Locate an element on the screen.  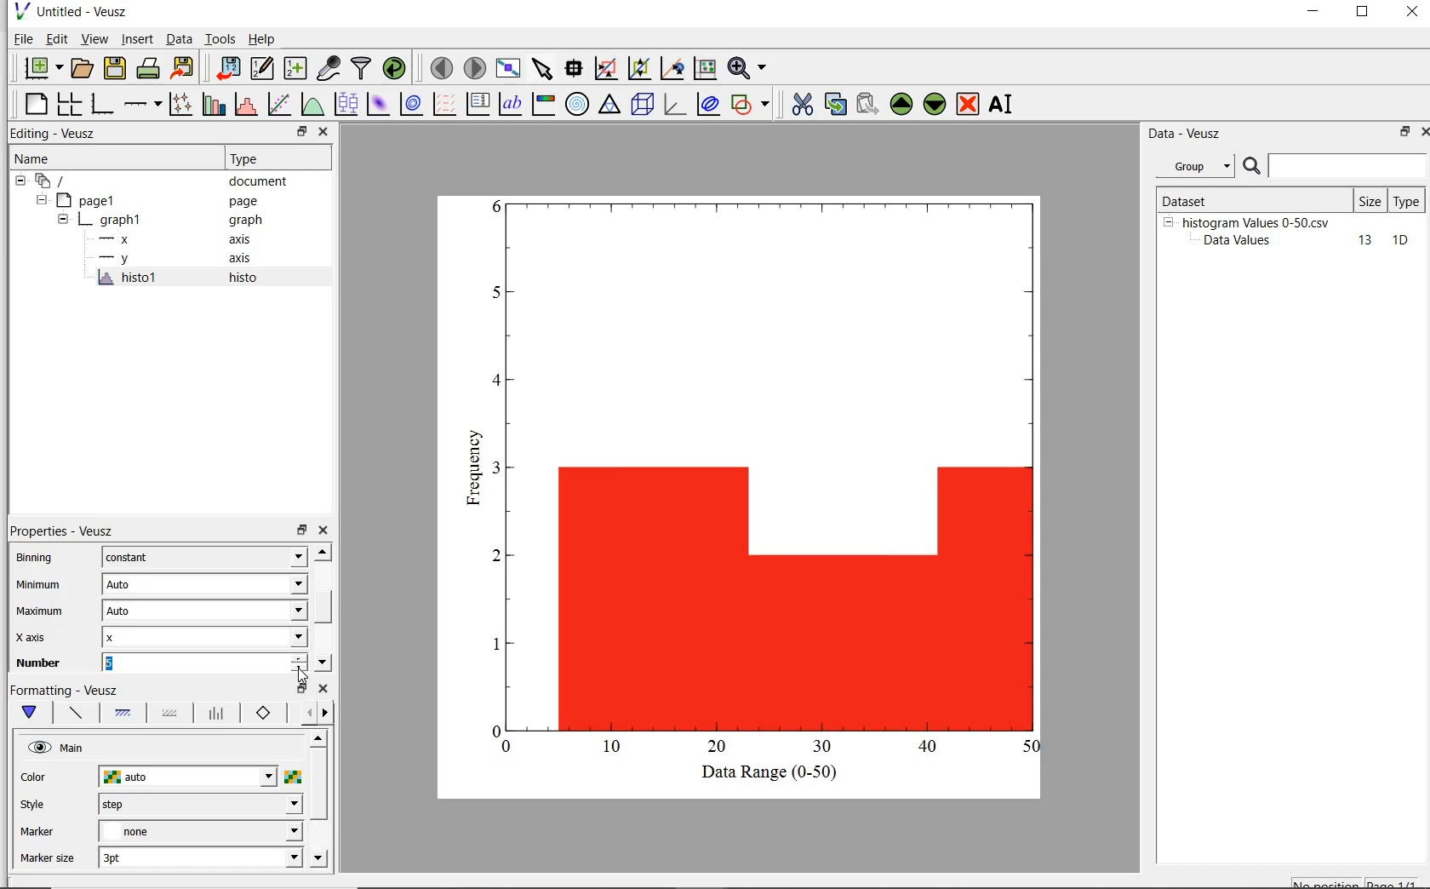
previous  is located at coordinates (306, 714).